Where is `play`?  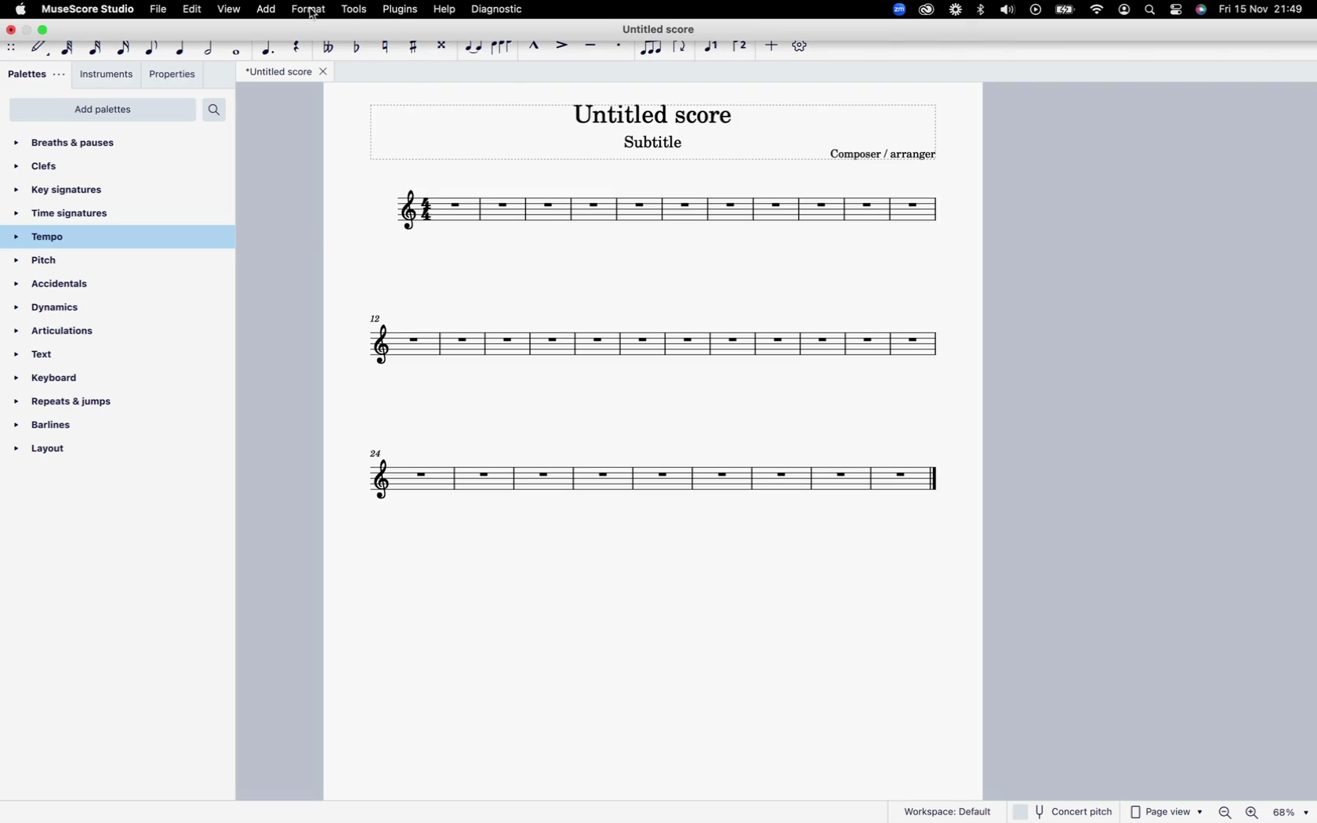
play is located at coordinates (1036, 12).